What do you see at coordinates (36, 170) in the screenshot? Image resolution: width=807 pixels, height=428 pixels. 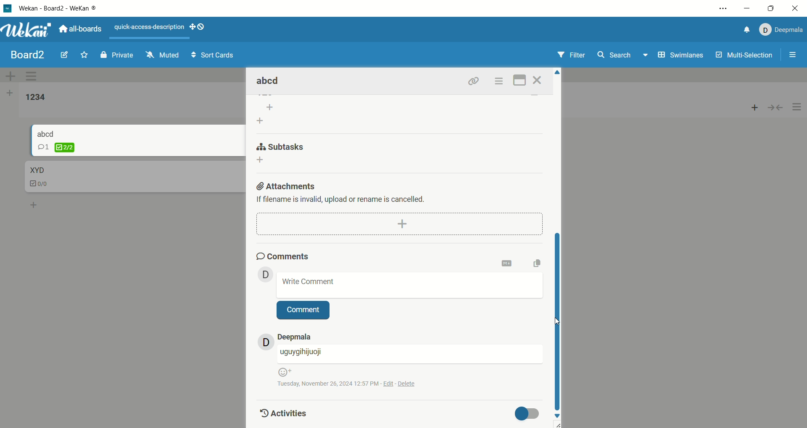 I see `card title` at bounding box center [36, 170].